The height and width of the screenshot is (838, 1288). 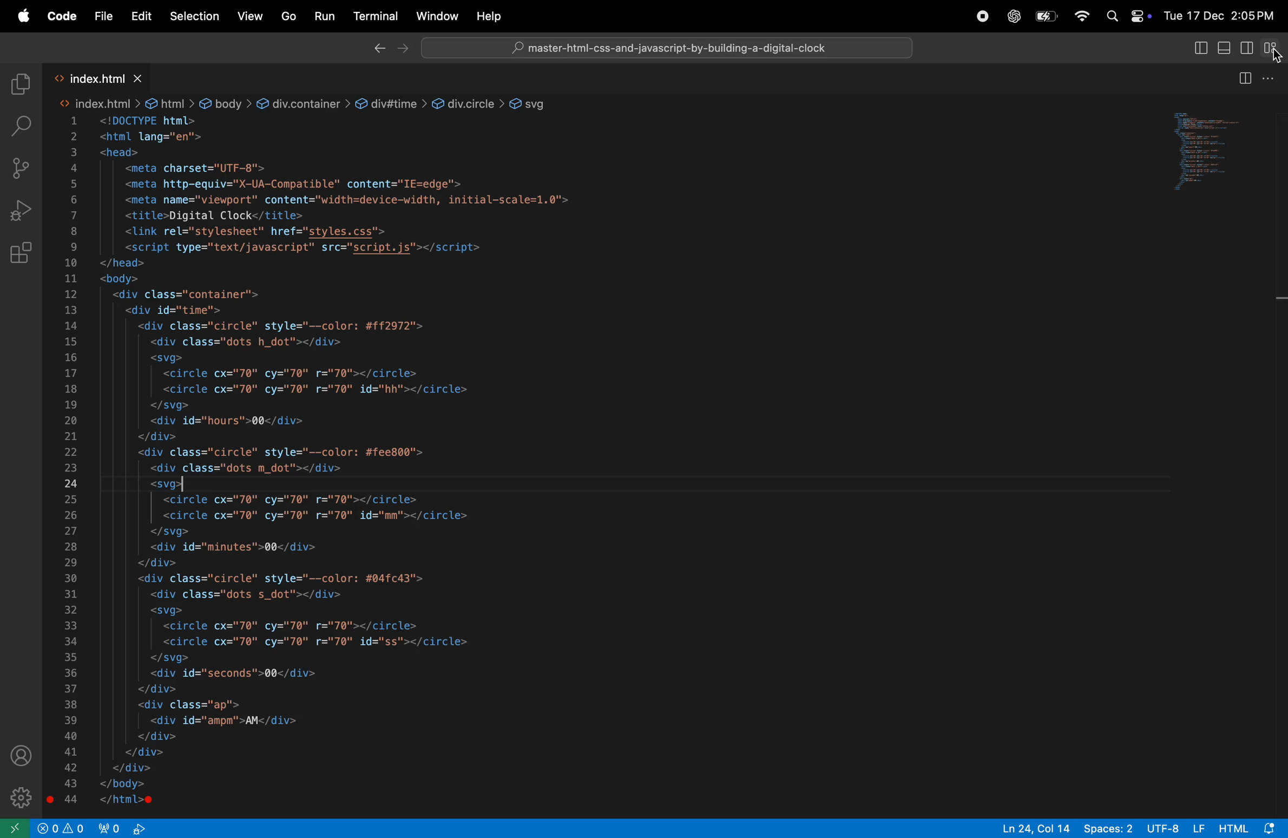 What do you see at coordinates (308, 103) in the screenshot?
I see `index.html > @ html > & body > &@ div.container > @ div#time > @ div.circle > @ svg` at bounding box center [308, 103].